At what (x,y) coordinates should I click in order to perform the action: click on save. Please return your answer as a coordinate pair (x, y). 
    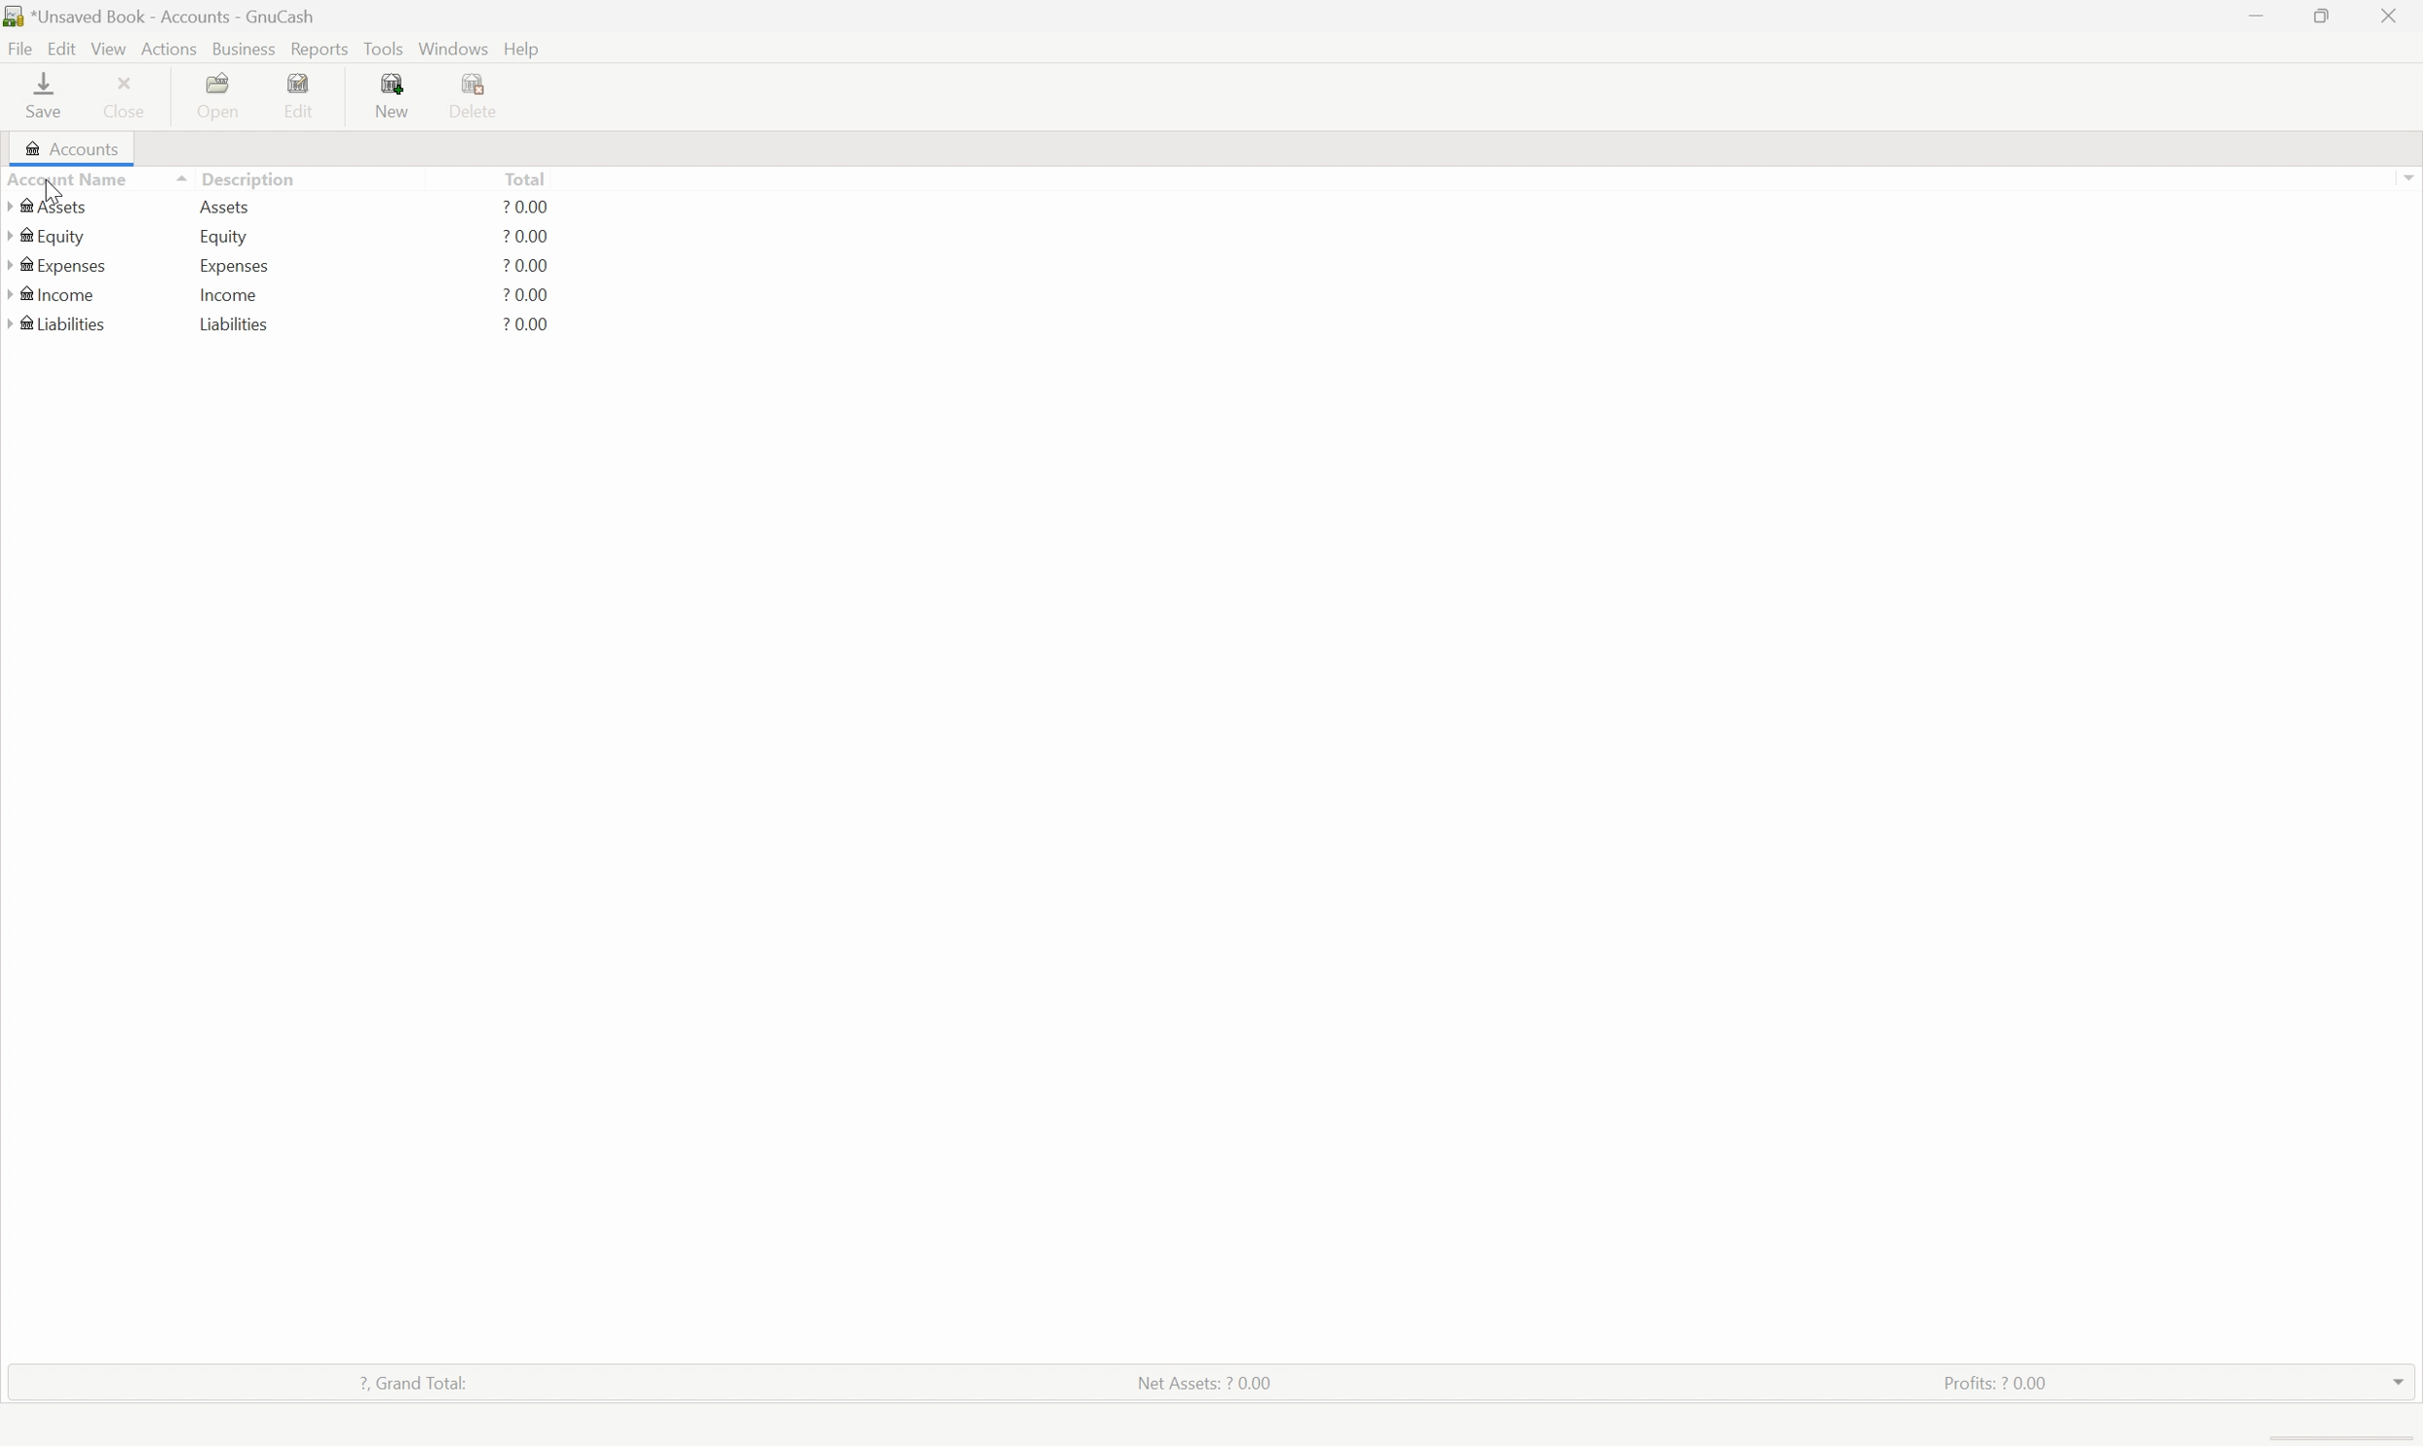
    Looking at the image, I should click on (47, 94).